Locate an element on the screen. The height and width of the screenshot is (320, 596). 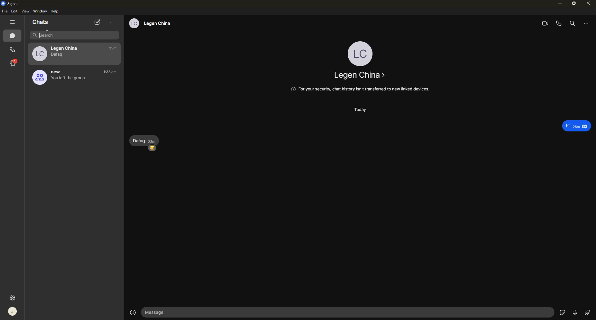
@ For your security, chat history isn't transferred to new linked devices. is located at coordinates (360, 89).